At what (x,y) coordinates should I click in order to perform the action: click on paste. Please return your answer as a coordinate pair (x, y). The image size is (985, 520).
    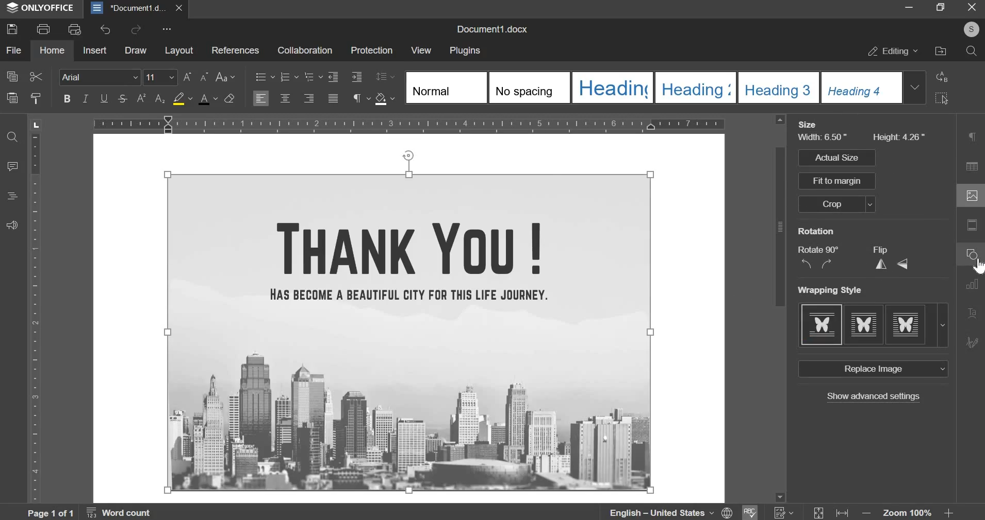
    Looking at the image, I should click on (12, 97).